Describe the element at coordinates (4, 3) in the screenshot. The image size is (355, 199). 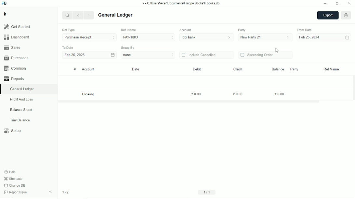
I see `FB` at that location.